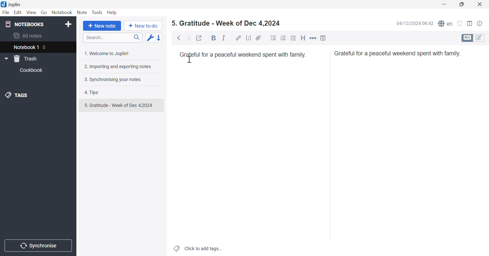  Describe the element at coordinates (33, 70) in the screenshot. I see `Cookbook` at that location.